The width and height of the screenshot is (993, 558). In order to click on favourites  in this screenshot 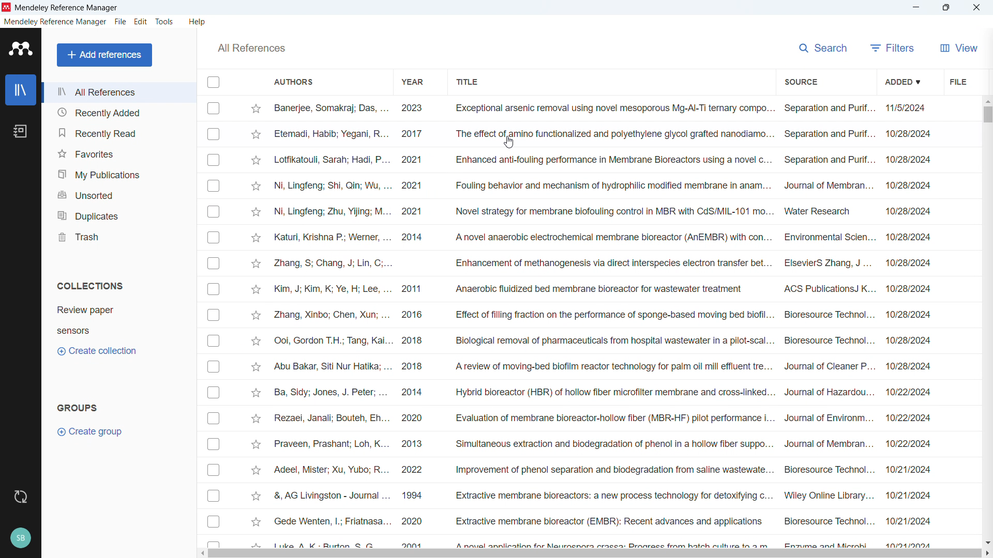, I will do `click(118, 152)`.